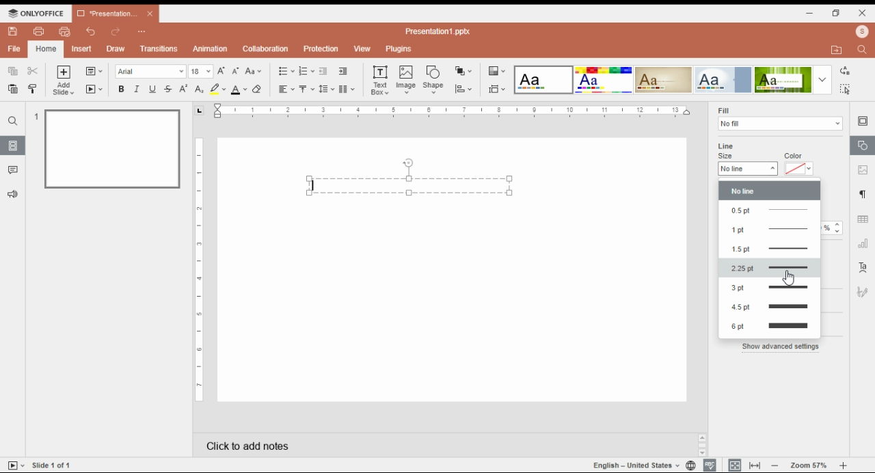 Image resolution: width=875 pixels, height=473 pixels. Describe the element at coordinates (864, 292) in the screenshot. I see `signature settings` at that location.